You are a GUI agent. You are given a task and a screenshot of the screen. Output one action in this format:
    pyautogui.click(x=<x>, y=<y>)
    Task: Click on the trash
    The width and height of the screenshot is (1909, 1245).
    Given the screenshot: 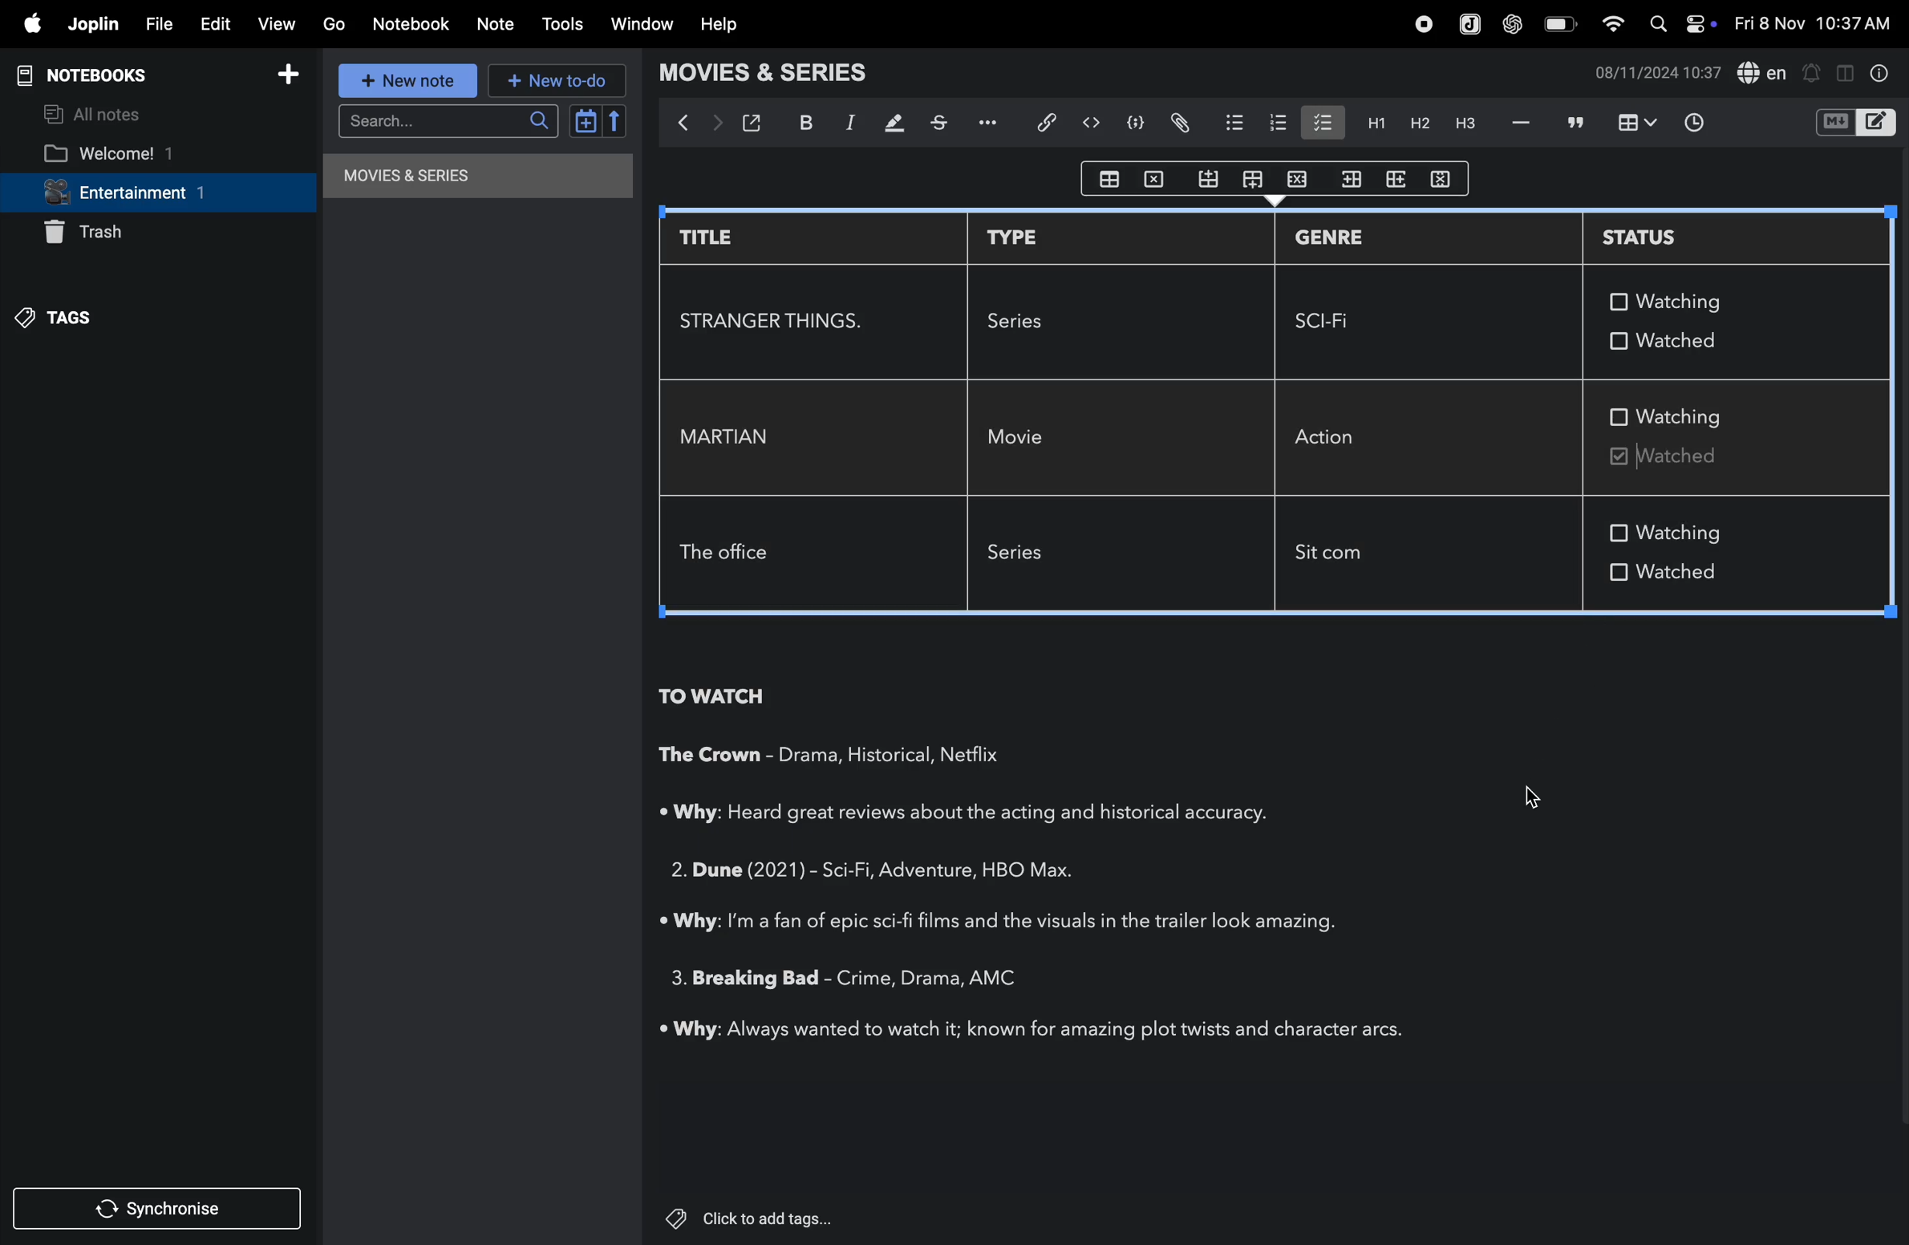 What is the action you would take?
    pyautogui.click(x=115, y=235)
    